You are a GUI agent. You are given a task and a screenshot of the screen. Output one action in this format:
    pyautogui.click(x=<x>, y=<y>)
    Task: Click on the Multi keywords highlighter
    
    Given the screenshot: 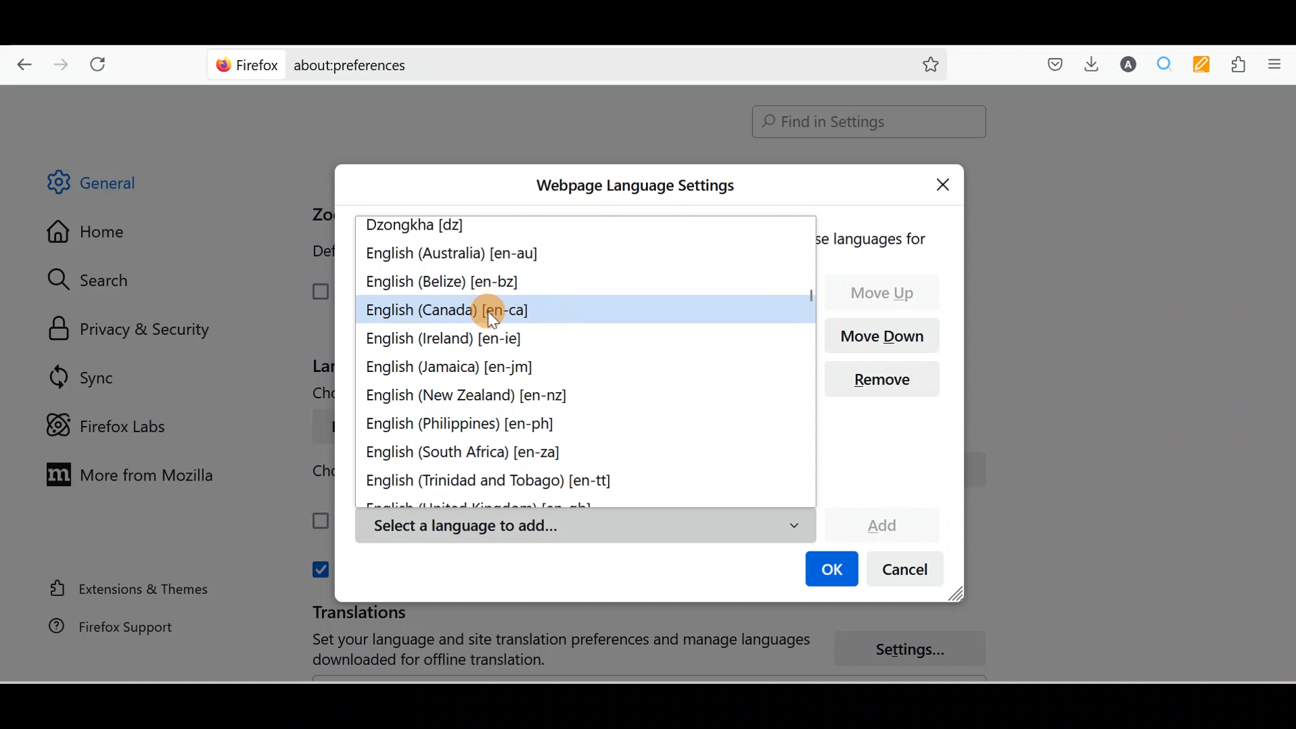 What is the action you would take?
    pyautogui.click(x=1206, y=65)
    